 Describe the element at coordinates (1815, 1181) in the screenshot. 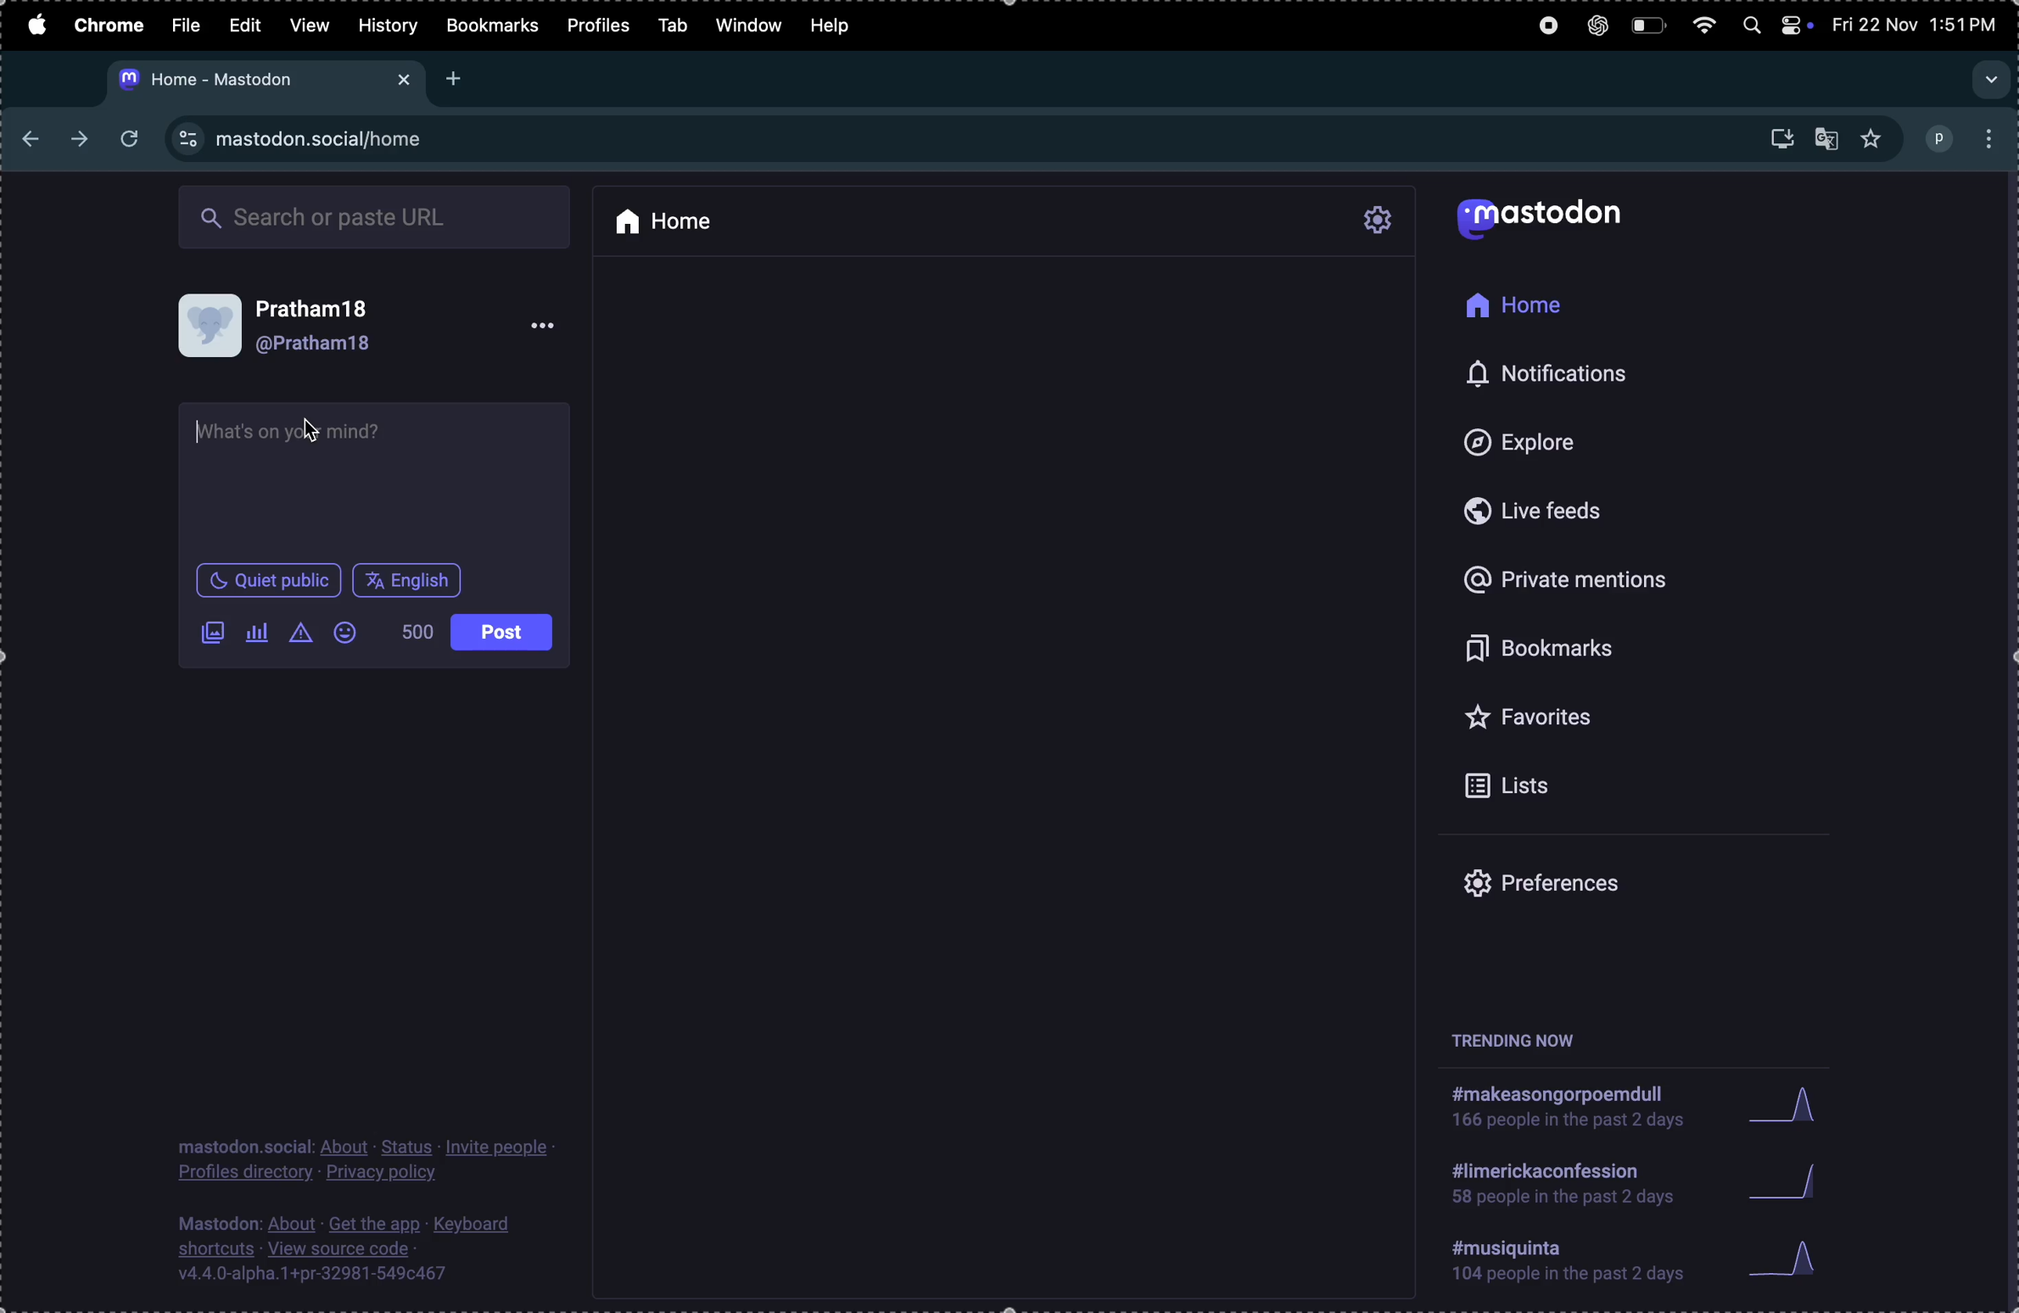

I see `graphs` at that location.